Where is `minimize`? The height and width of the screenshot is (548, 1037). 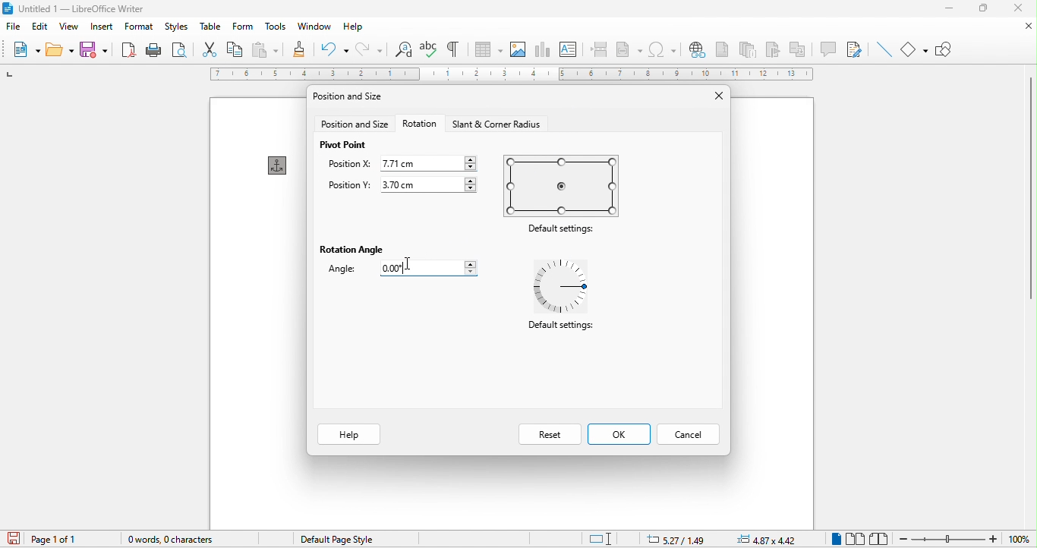 minimize is located at coordinates (949, 8).